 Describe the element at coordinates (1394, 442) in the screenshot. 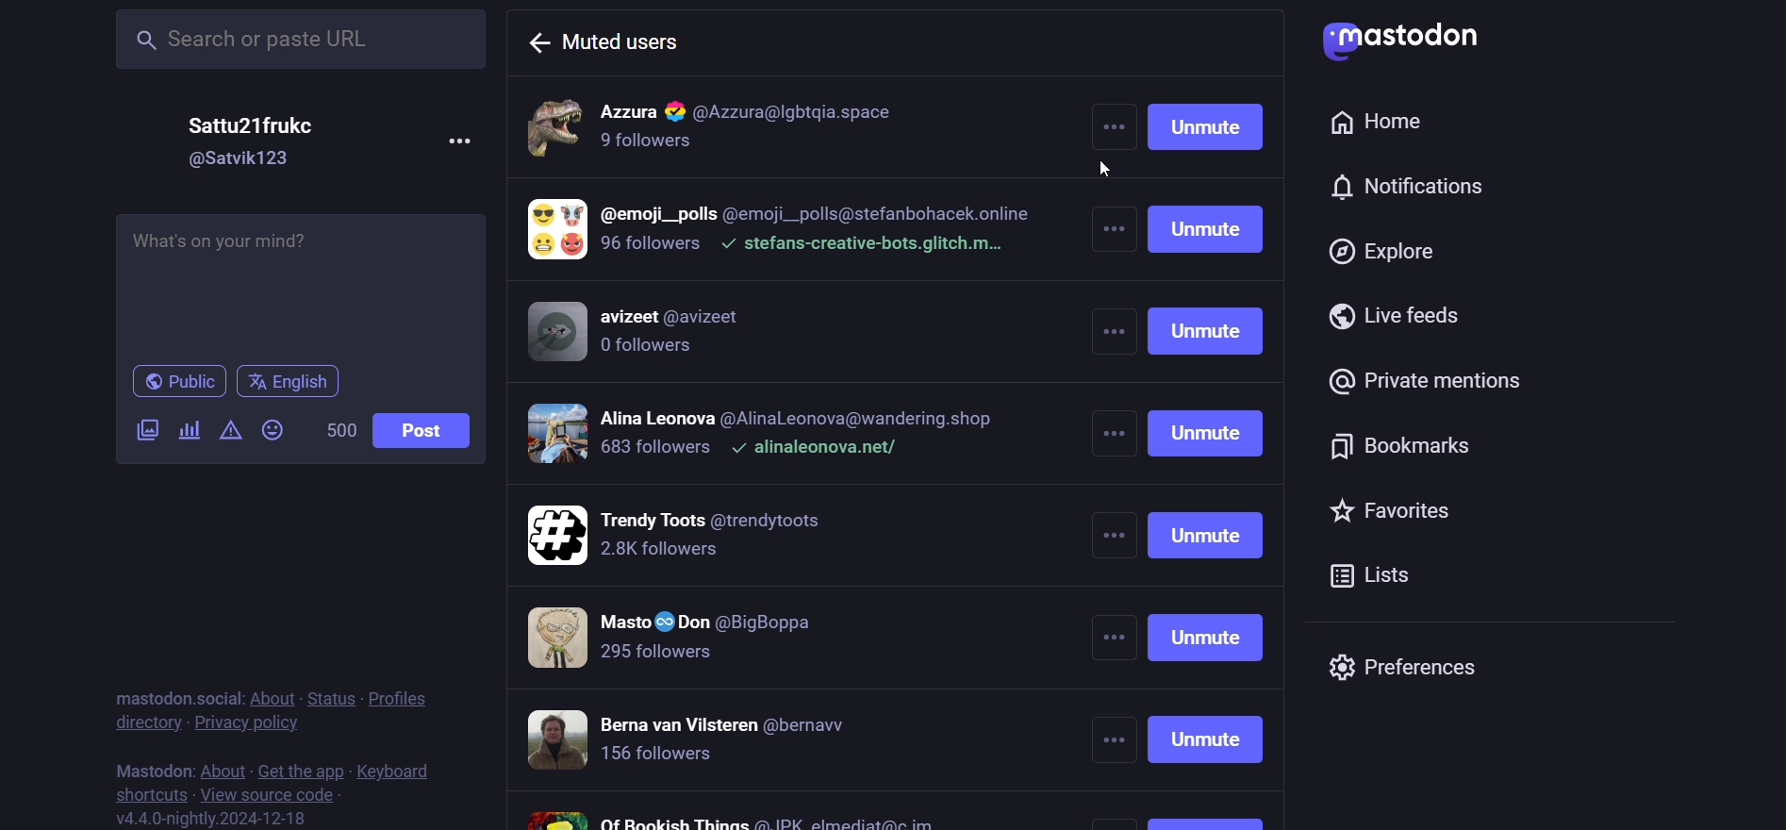

I see `bookmark` at that location.